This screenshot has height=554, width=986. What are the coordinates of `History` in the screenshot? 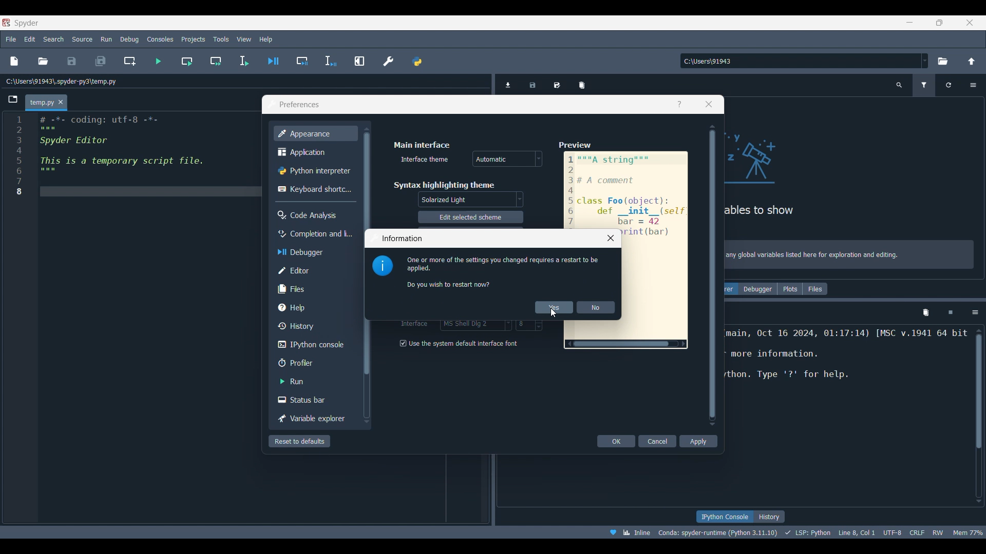 It's located at (314, 326).